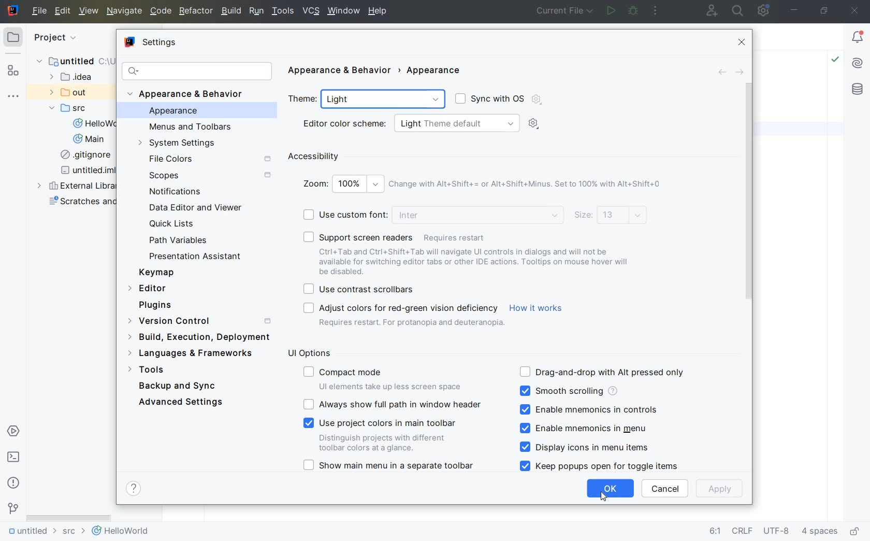 Image resolution: width=870 pixels, height=541 pixels. Describe the element at coordinates (362, 288) in the screenshot. I see `USE CONTRAST SCROLLBARS` at that location.